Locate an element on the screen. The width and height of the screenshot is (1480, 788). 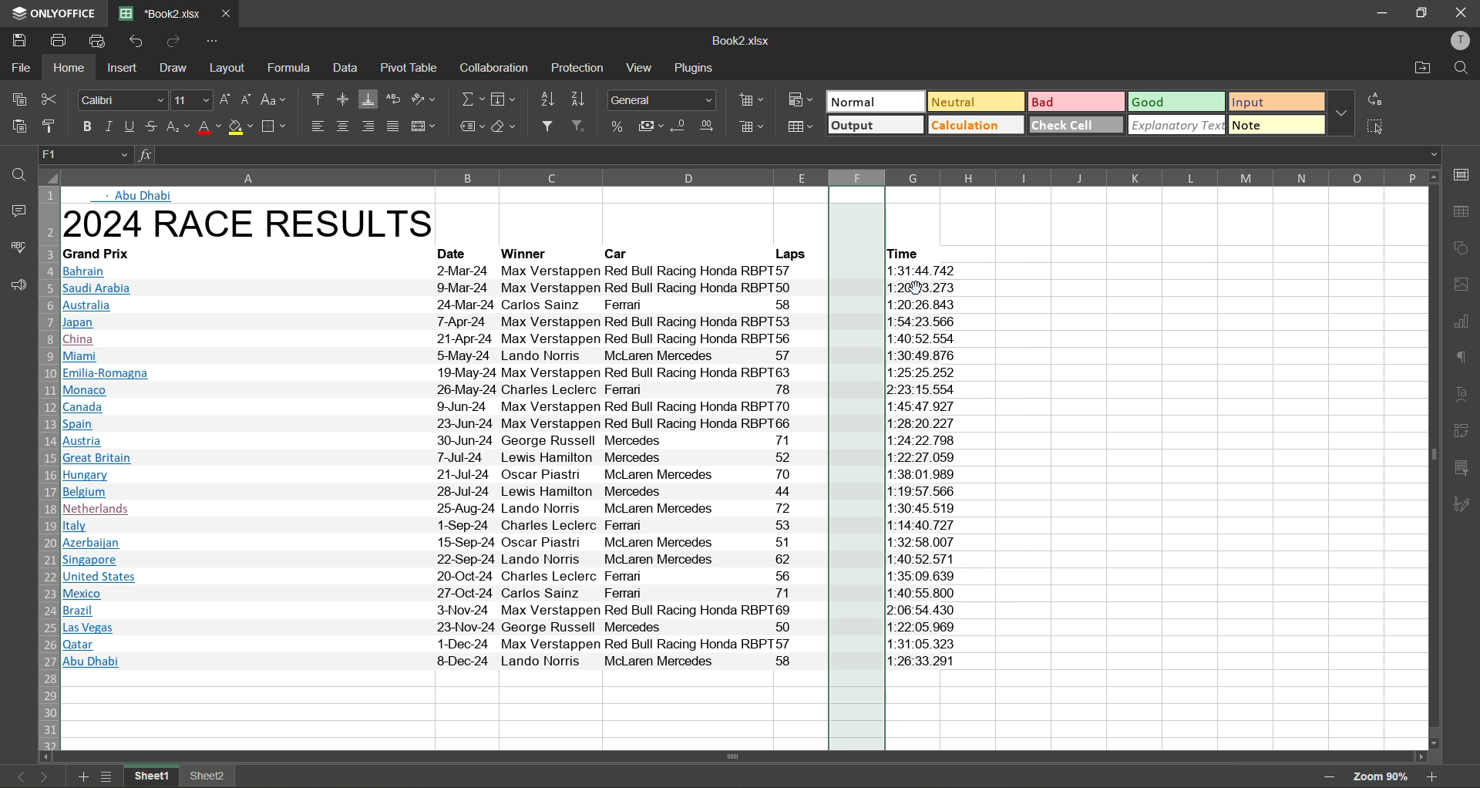
align left is located at coordinates (318, 126).